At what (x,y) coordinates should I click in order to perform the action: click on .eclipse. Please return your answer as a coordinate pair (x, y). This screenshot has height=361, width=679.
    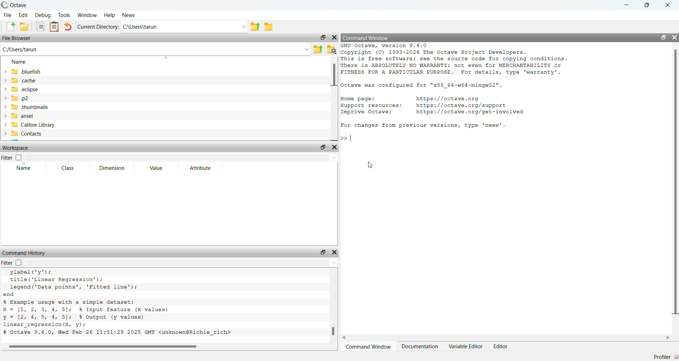
    Looking at the image, I should click on (44, 89).